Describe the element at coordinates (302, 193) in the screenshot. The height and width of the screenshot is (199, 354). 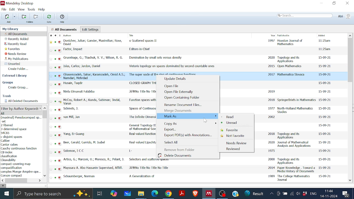
I see `Dropbox` at that location.